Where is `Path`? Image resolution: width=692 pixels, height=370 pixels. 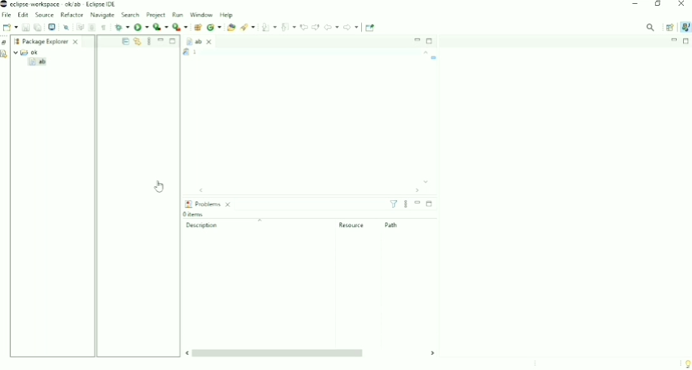 Path is located at coordinates (392, 225).